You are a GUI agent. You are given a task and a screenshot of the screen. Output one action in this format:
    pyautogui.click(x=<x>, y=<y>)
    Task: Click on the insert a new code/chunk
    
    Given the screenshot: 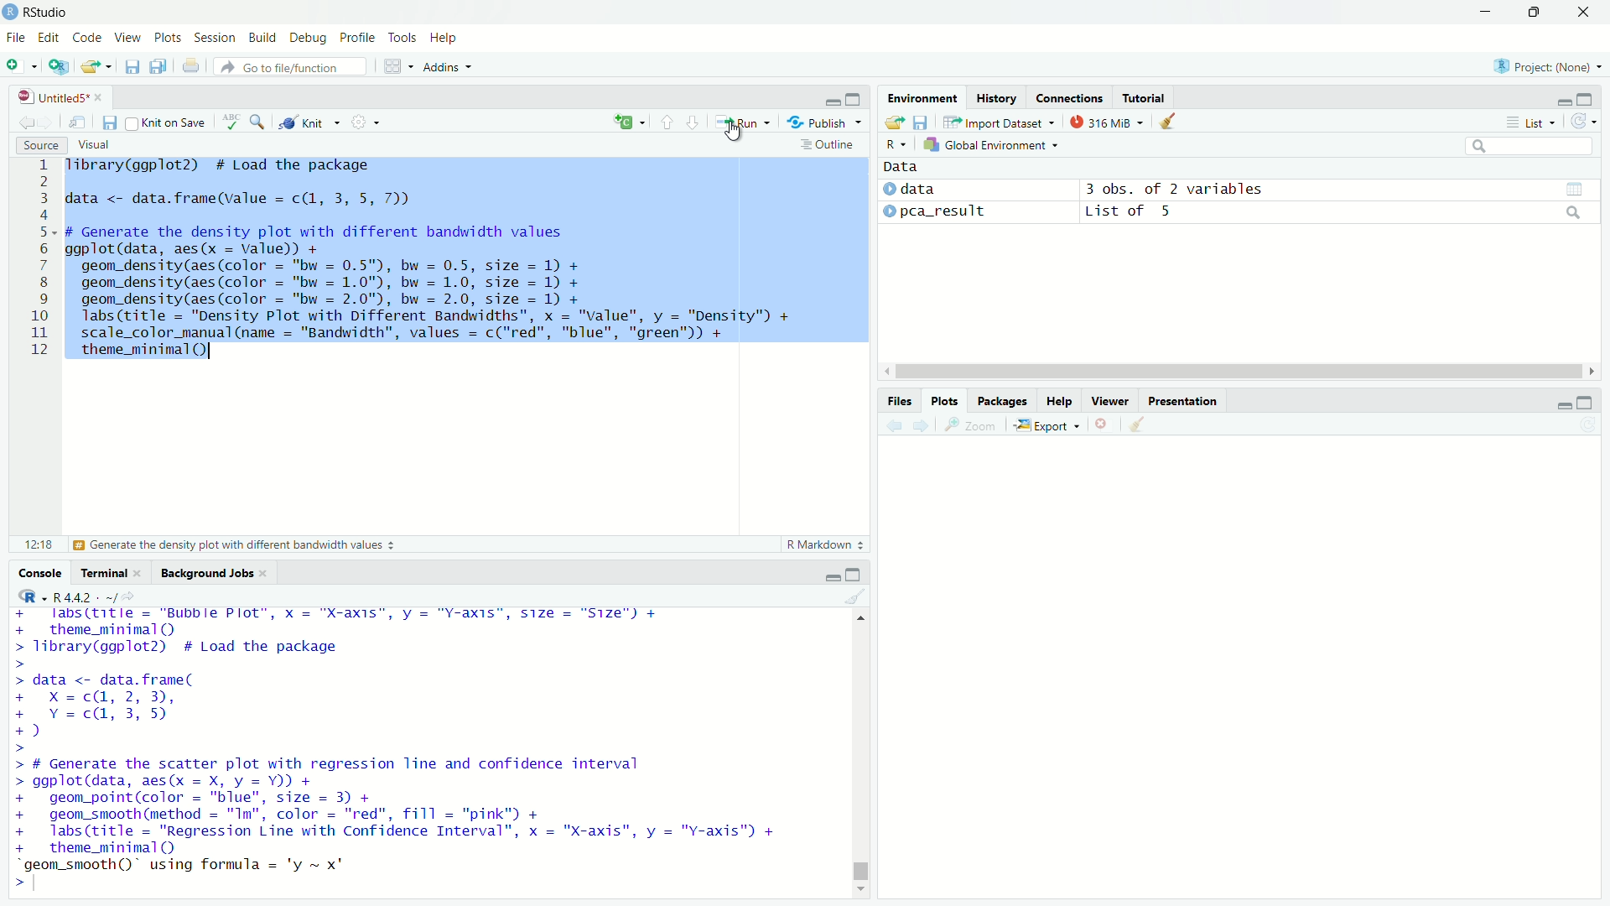 What is the action you would take?
    pyautogui.click(x=629, y=122)
    